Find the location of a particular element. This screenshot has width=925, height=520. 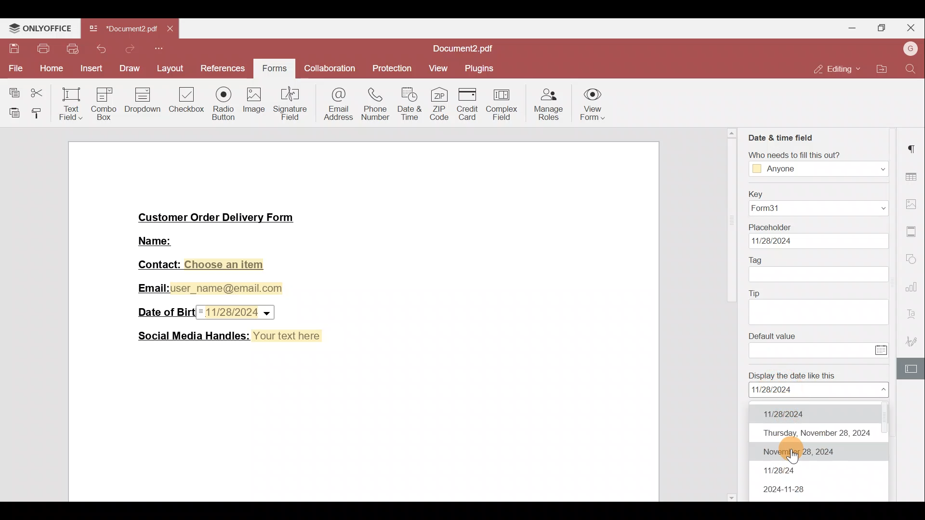

Key is located at coordinates (757, 195).